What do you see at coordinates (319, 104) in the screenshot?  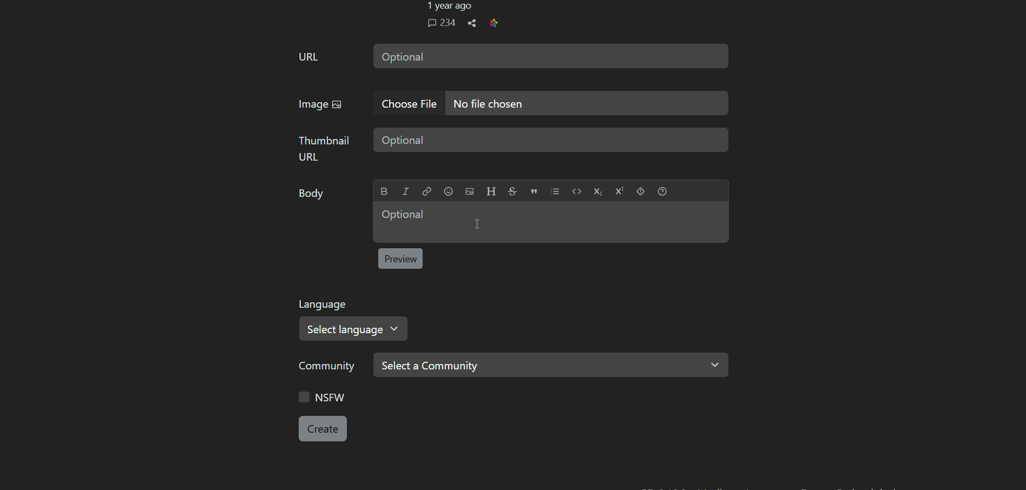 I see `image` at bounding box center [319, 104].